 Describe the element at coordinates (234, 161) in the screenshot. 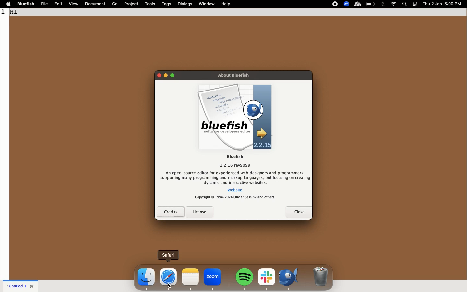

I see `Bluefish
2.2.16 rev9099` at that location.